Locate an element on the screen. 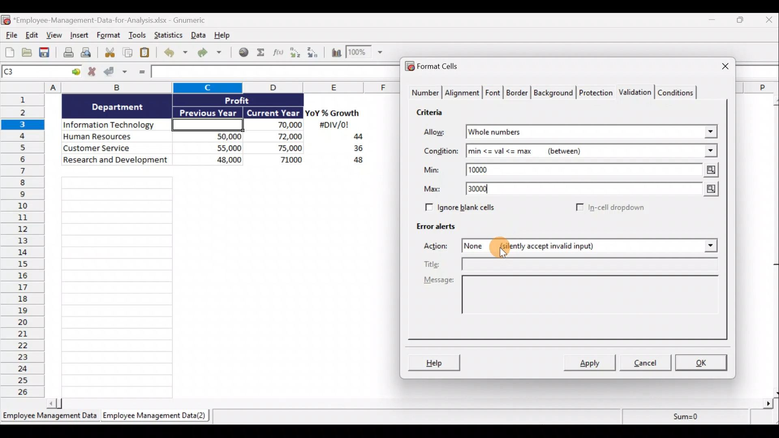  *Employee-Management-Data-for-Analysis.xlsx - Gnumeric is located at coordinates (119, 19).